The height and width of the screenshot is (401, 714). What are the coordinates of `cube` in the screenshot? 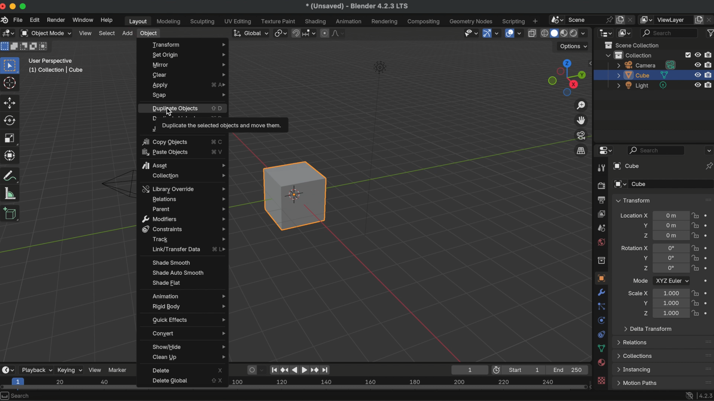 It's located at (642, 75).